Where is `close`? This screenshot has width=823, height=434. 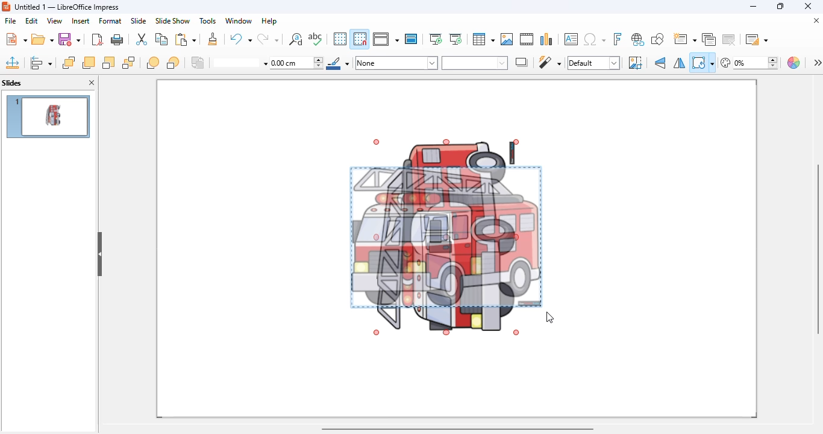 close is located at coordinates (807, 6).